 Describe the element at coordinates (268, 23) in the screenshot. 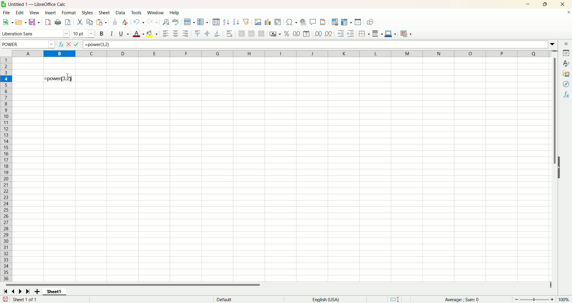

I see `insert chart` at that location.